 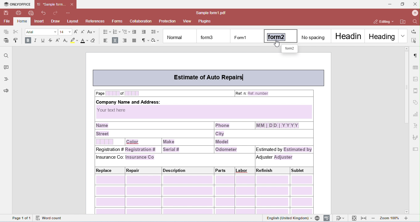 I want to click on strikethrough, so click(x=51, y=41).